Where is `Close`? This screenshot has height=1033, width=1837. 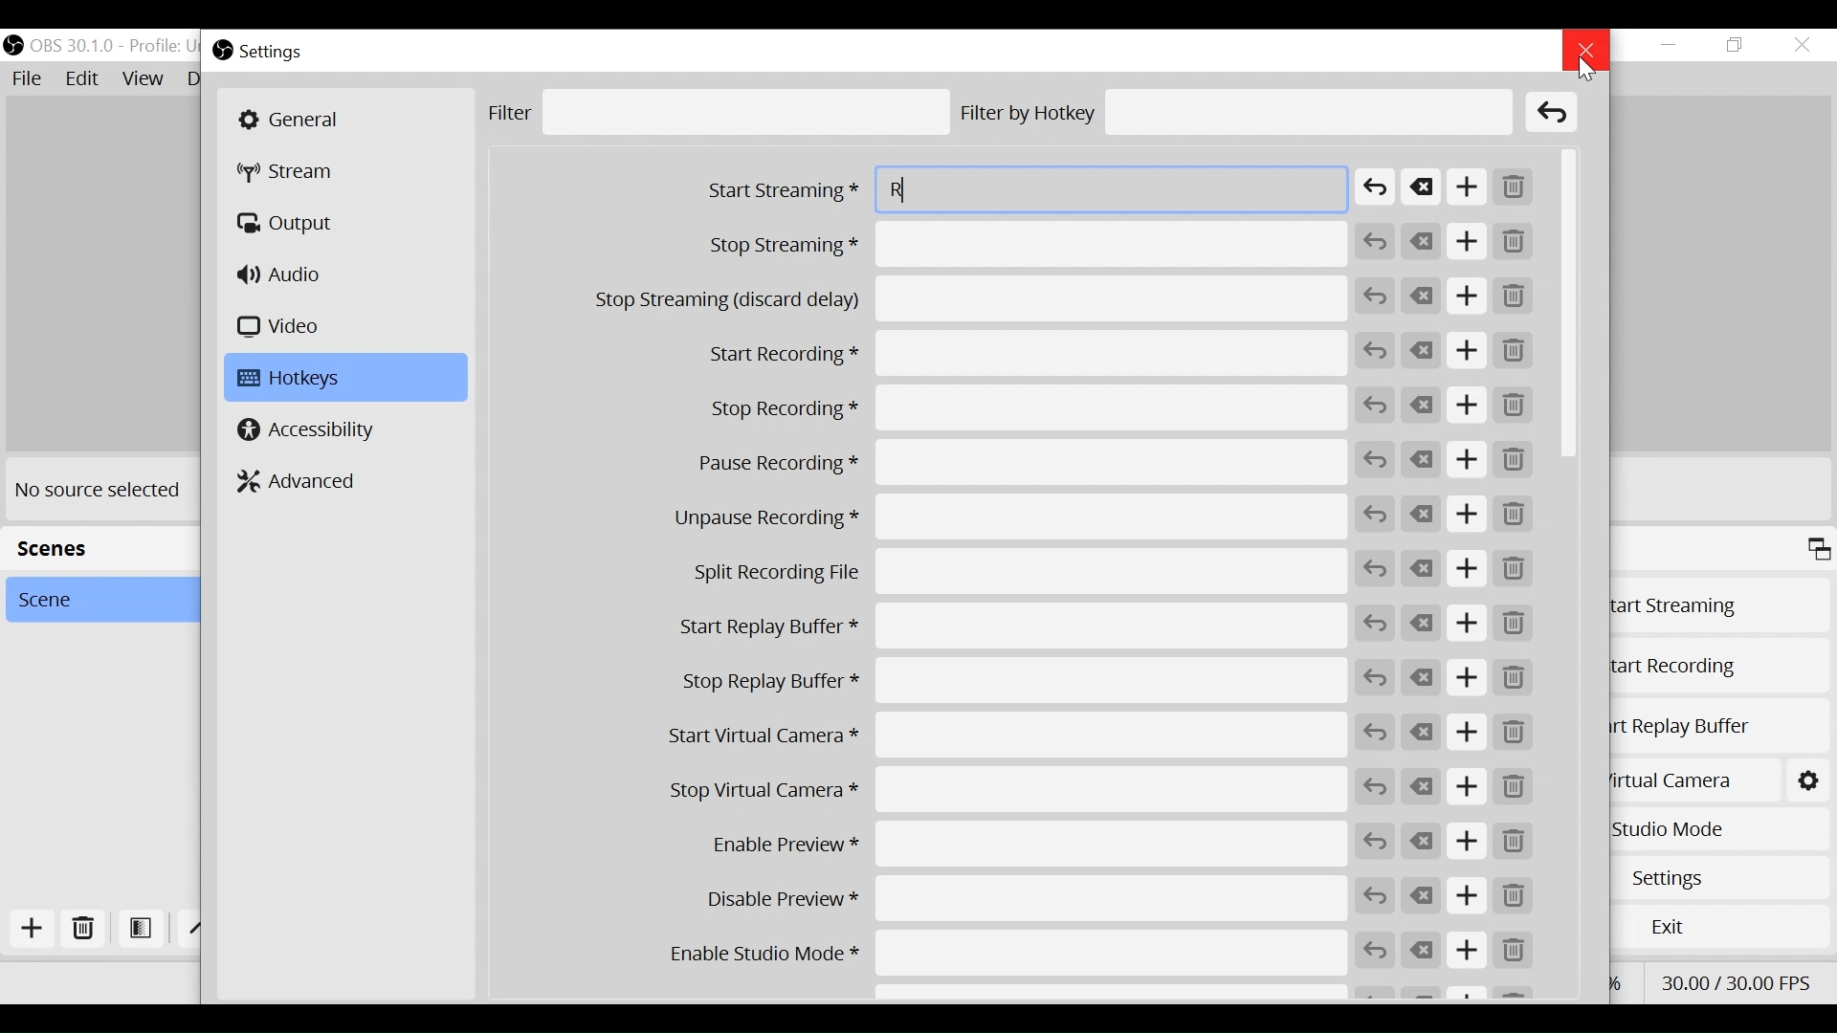 Close is located at coordinates (1587, 51).